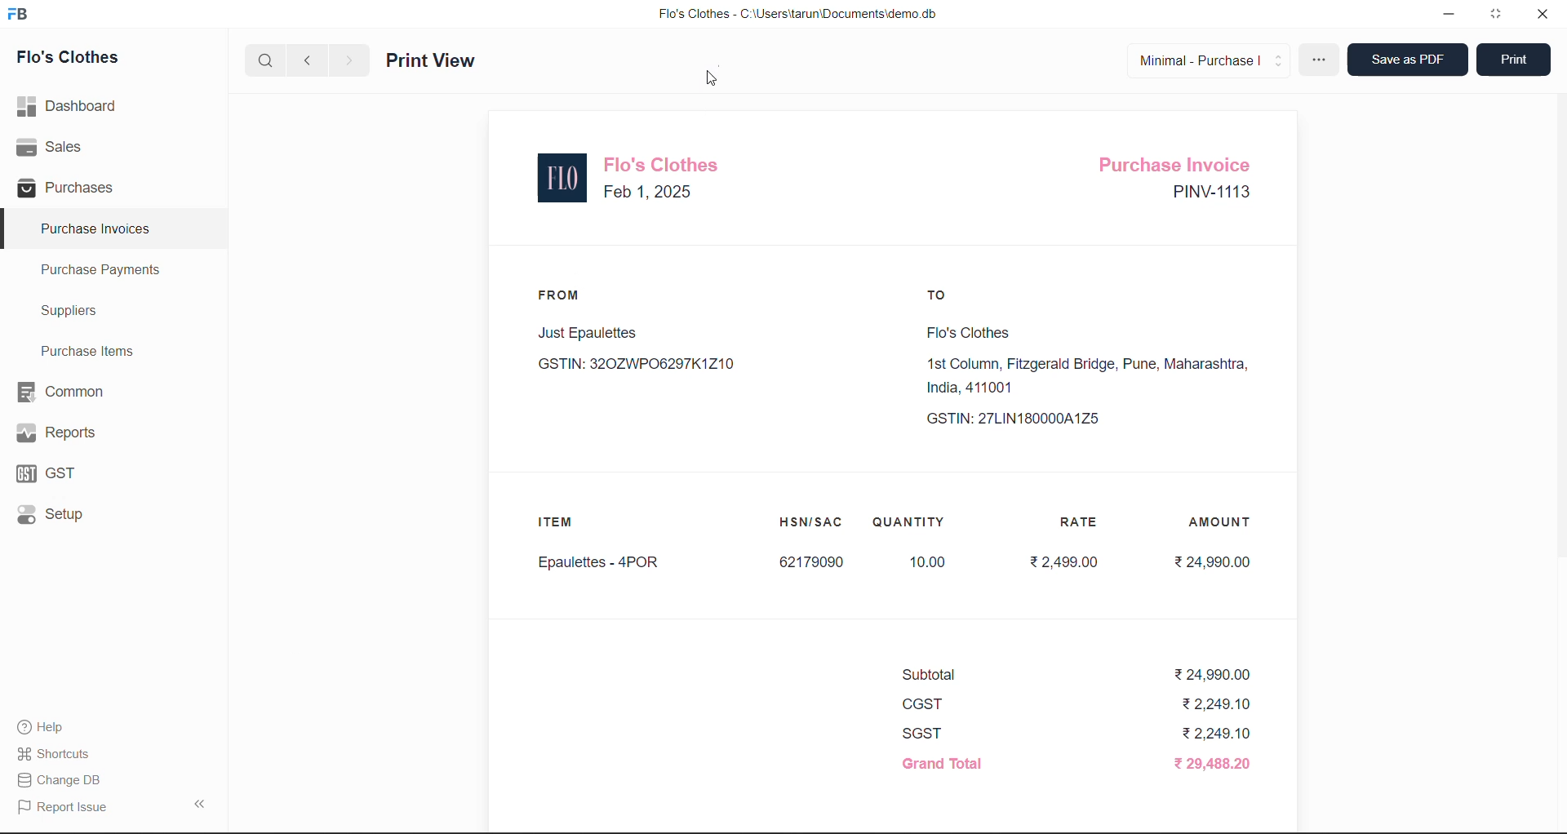  I want to click on  Sales, so click(51, 144).